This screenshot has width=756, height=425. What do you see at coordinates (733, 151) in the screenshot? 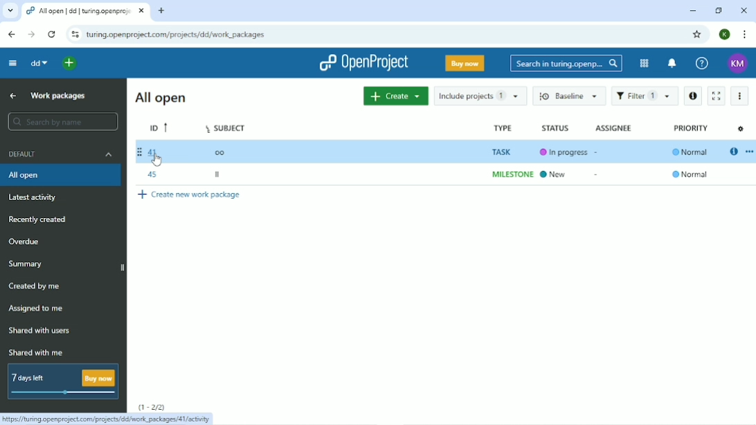
I see `Open details view` at bounding box center [733, 151].